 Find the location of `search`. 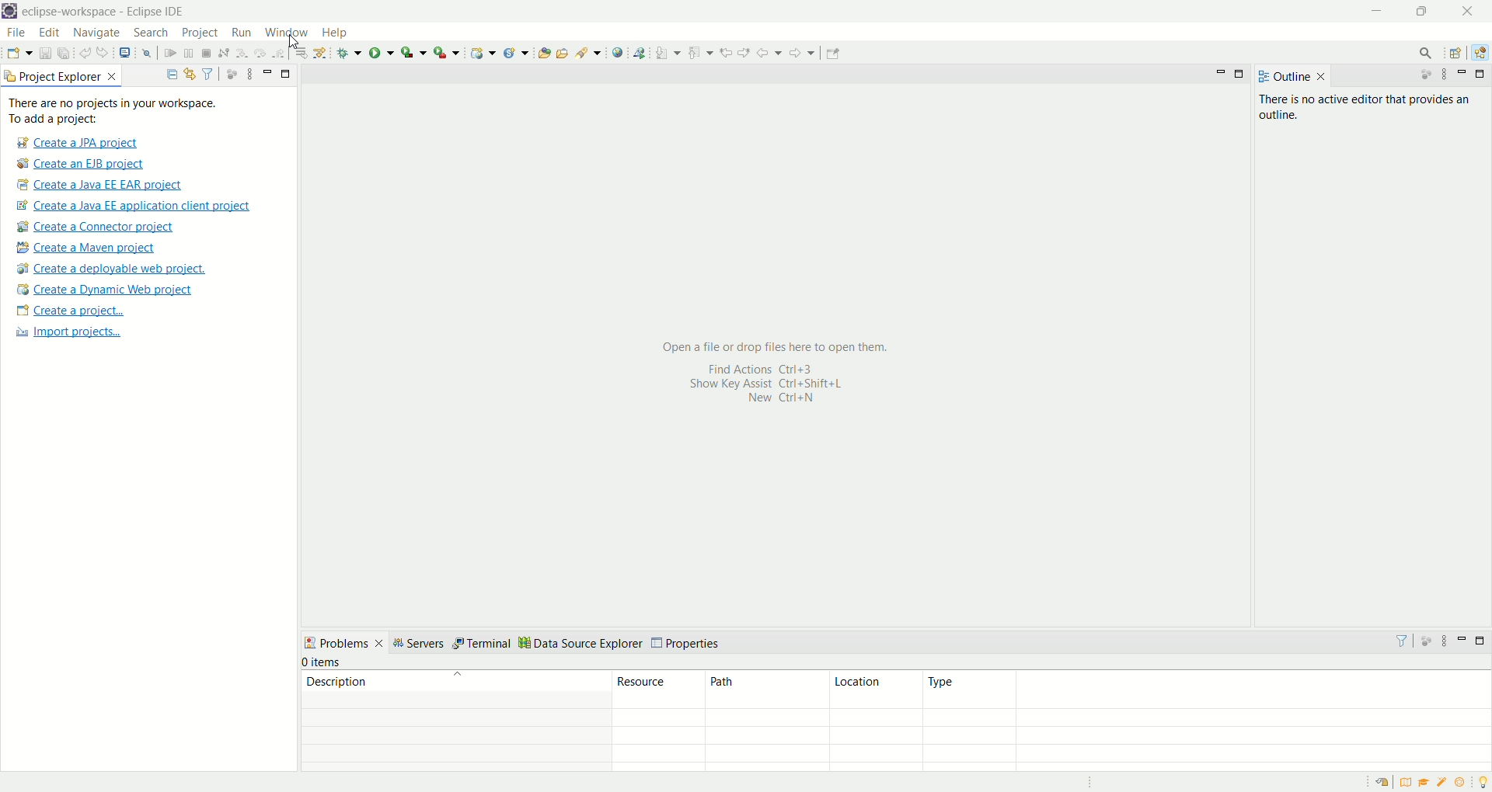

search is located at coordinates (1421, 53).